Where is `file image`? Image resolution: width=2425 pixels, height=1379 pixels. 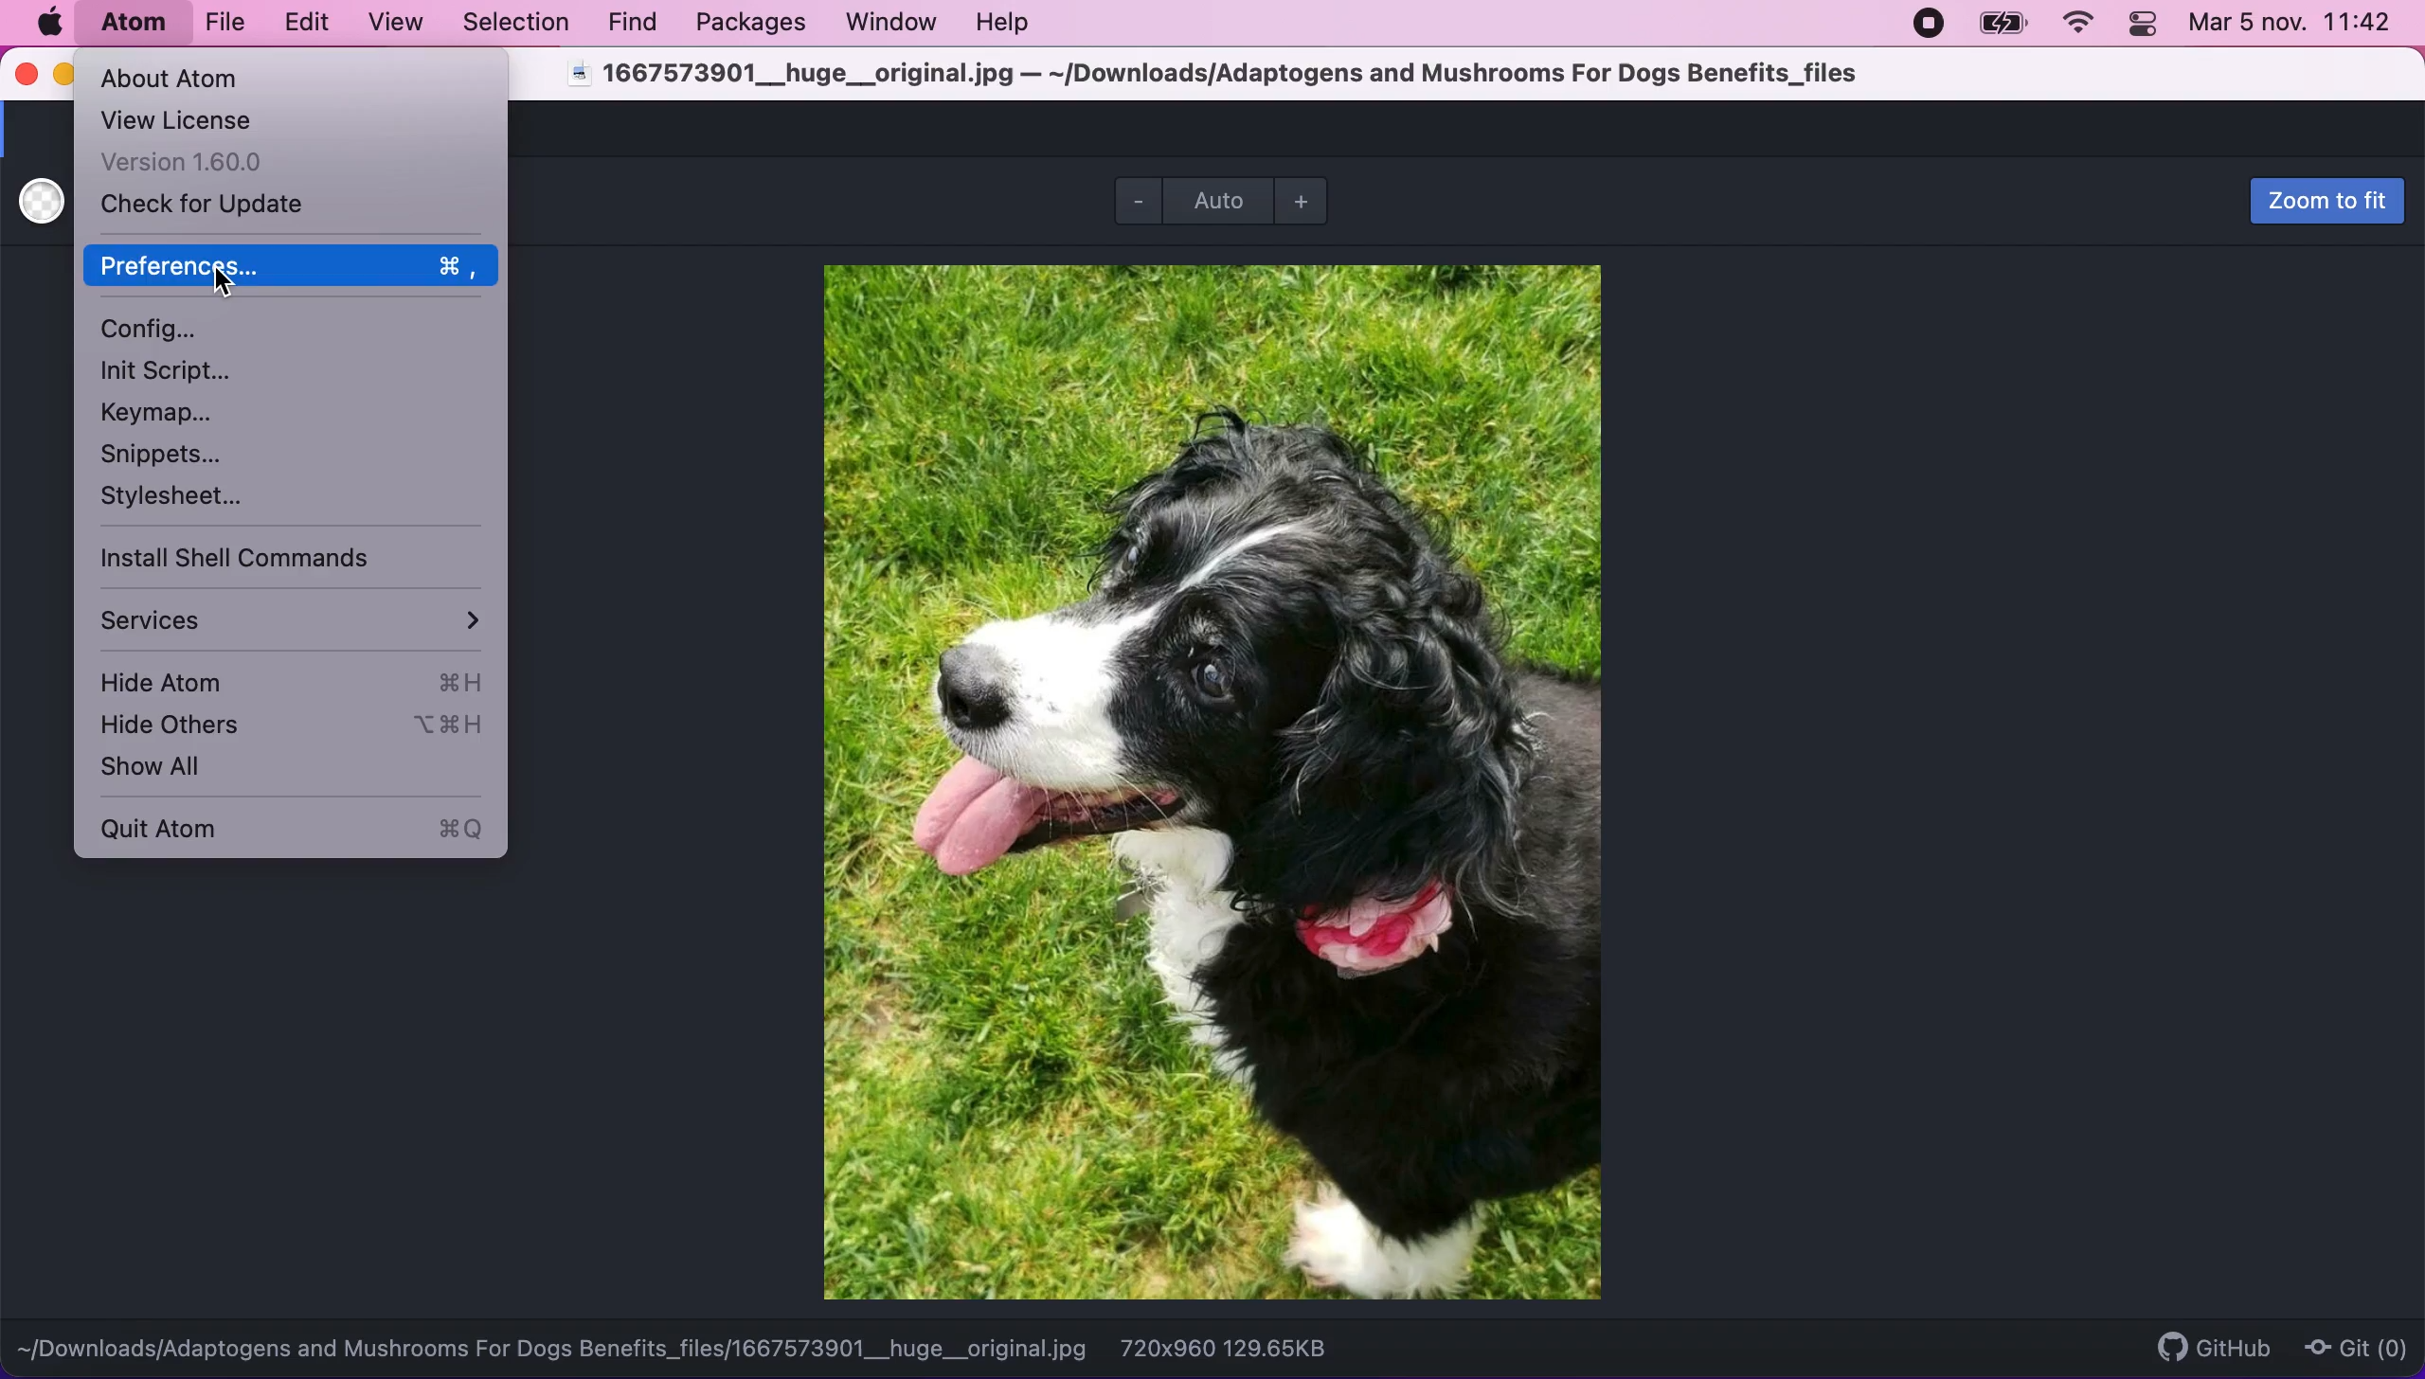 file image is located at coordinates (1230, 778).